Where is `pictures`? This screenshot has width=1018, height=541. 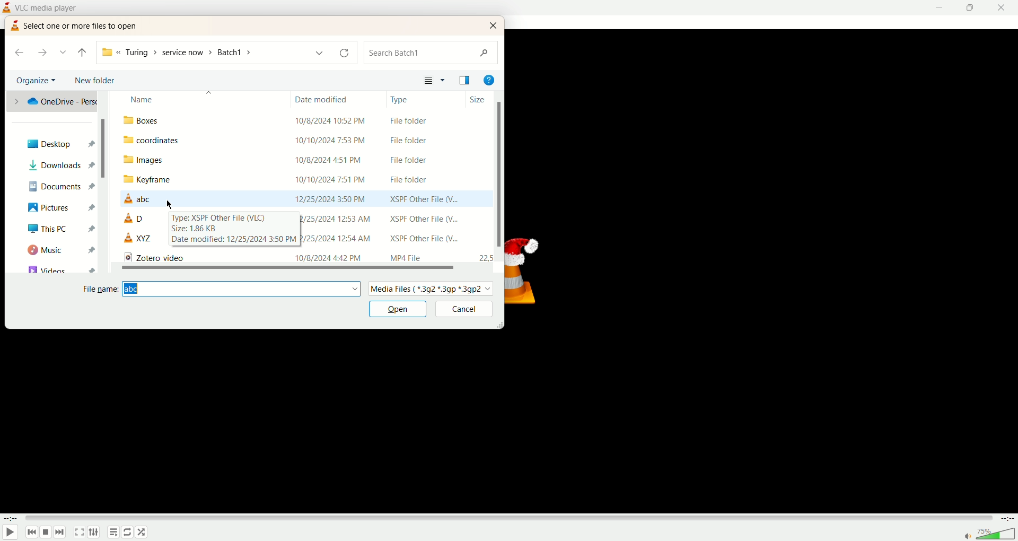 pictures is located at coordinates (59, 208).